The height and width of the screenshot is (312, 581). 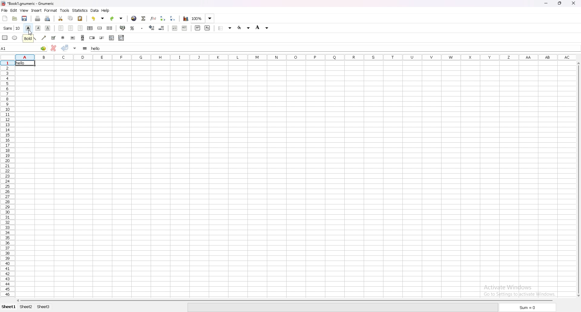 What do you see at coordinates (14, 10) in the screenshot?
I see `edit` at bounding box center [14, 10].